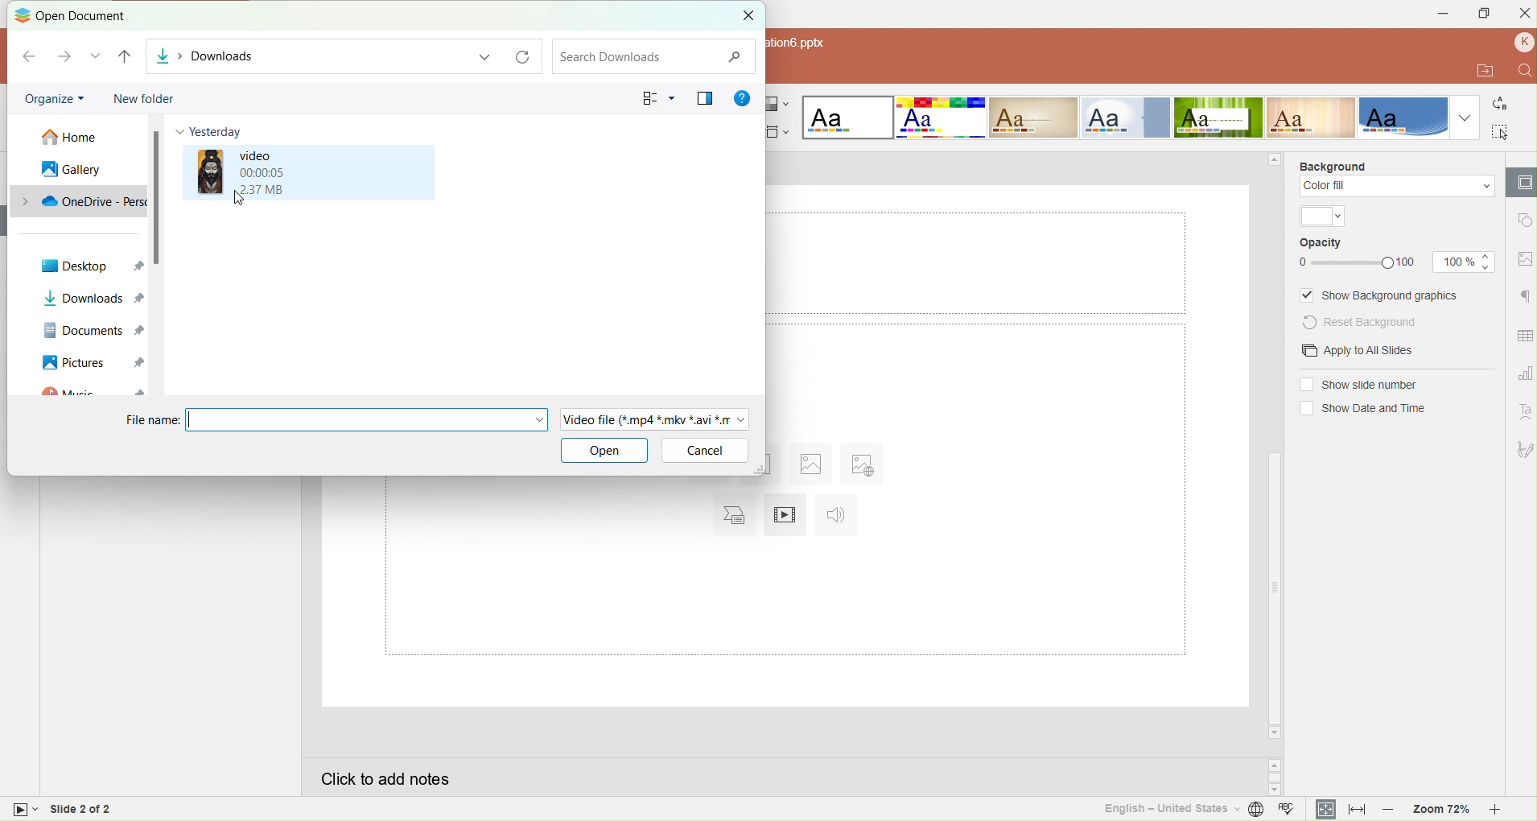 Image resolution: width=1537 pixels, height=821 pixels. I want to click on Maximize, so click(1483, 15).